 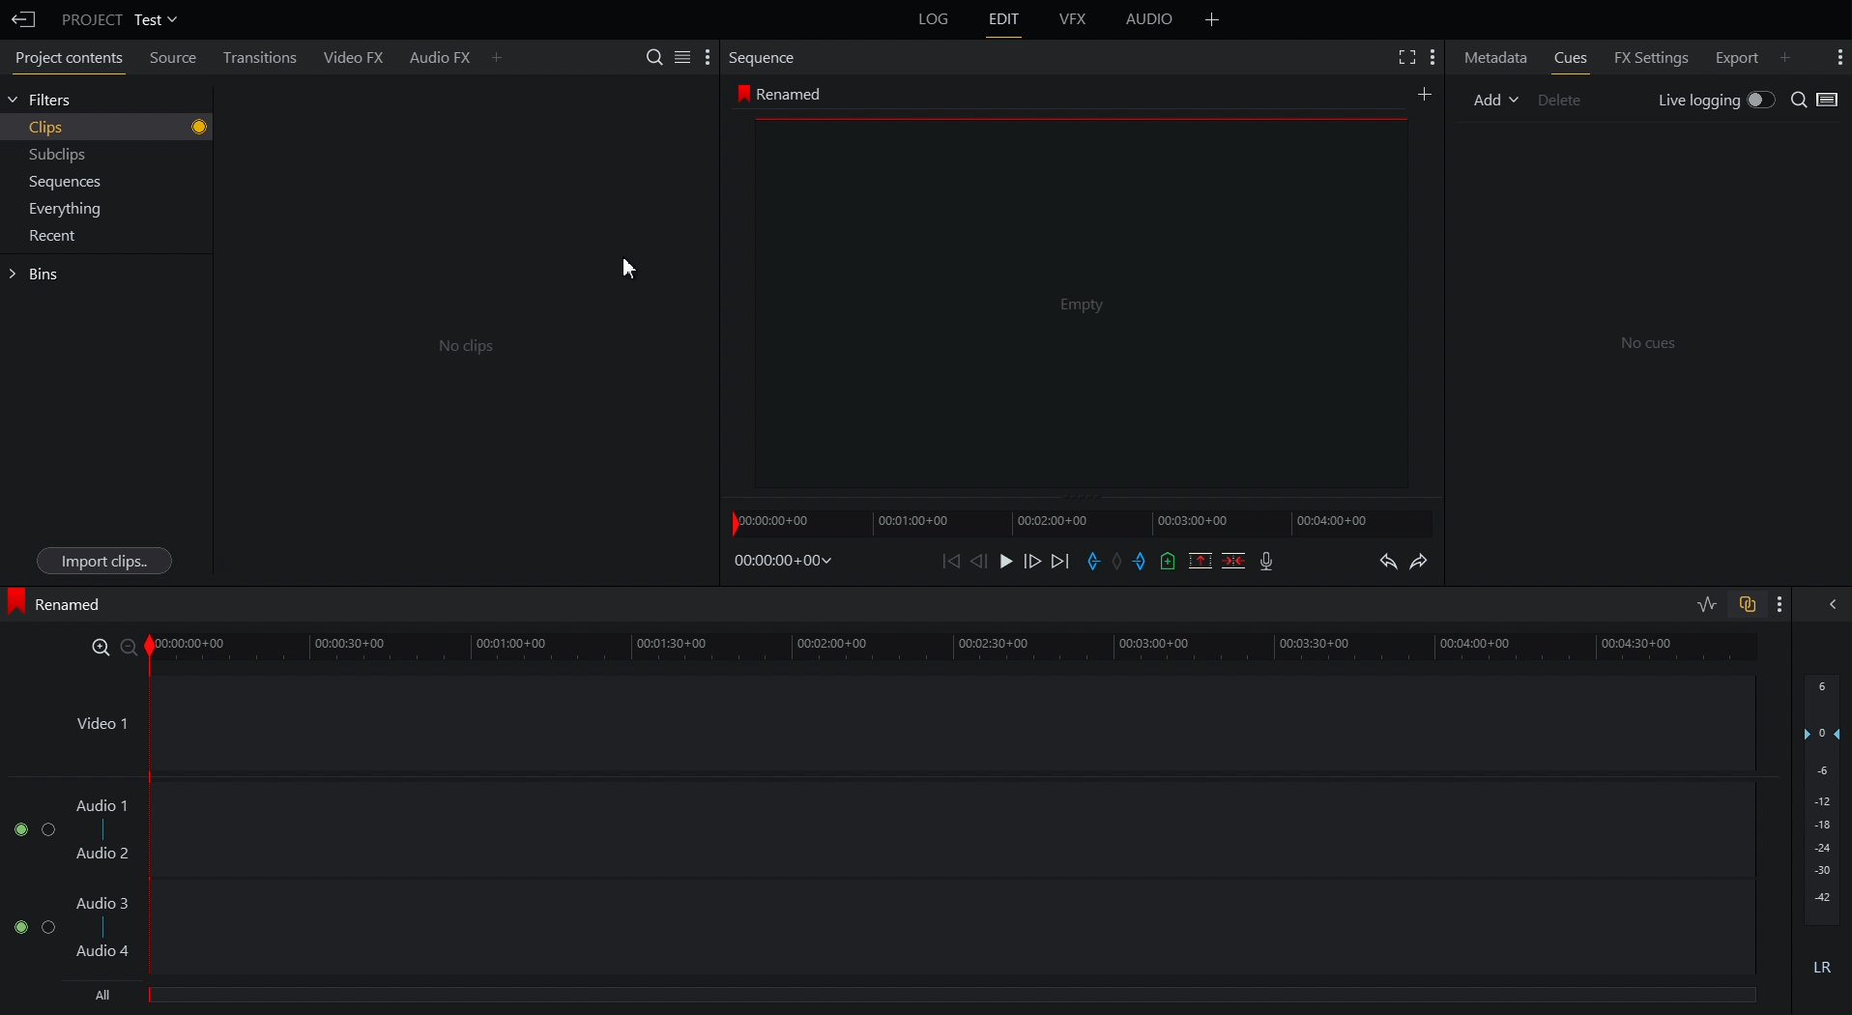 What do you see at coordinates (1649, 345) in the screenshot?
I see `No cues` at bounding box center [1649, 345].